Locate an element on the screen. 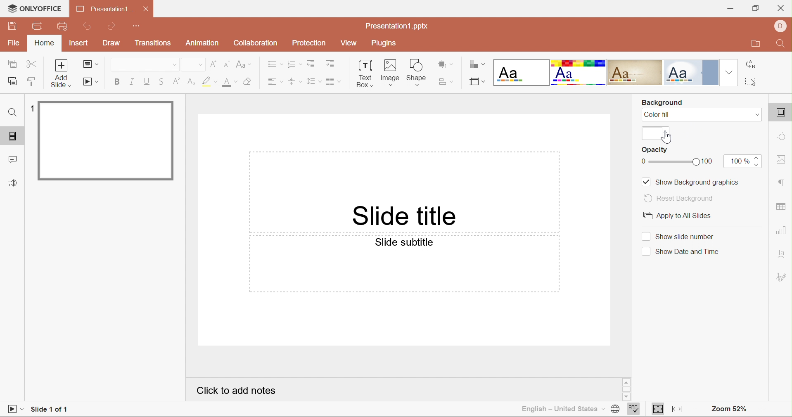 The image size is (792, 417). Image is located at coordinates (390, 71).